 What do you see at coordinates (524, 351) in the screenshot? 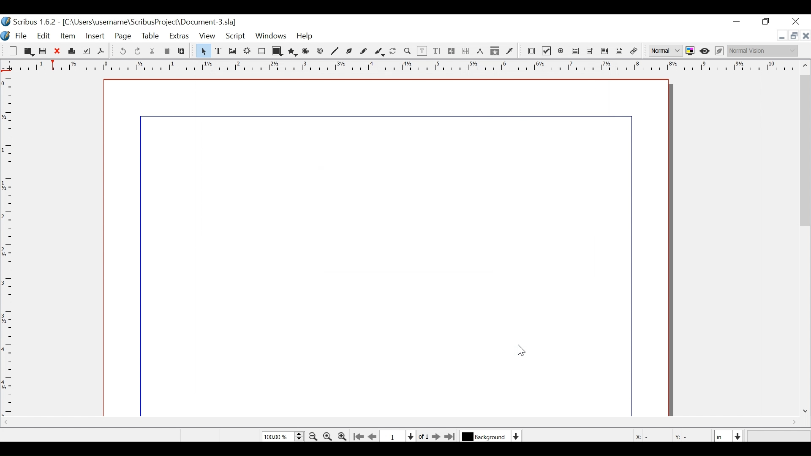
I see `cursor` at bounding box center [524, 351].